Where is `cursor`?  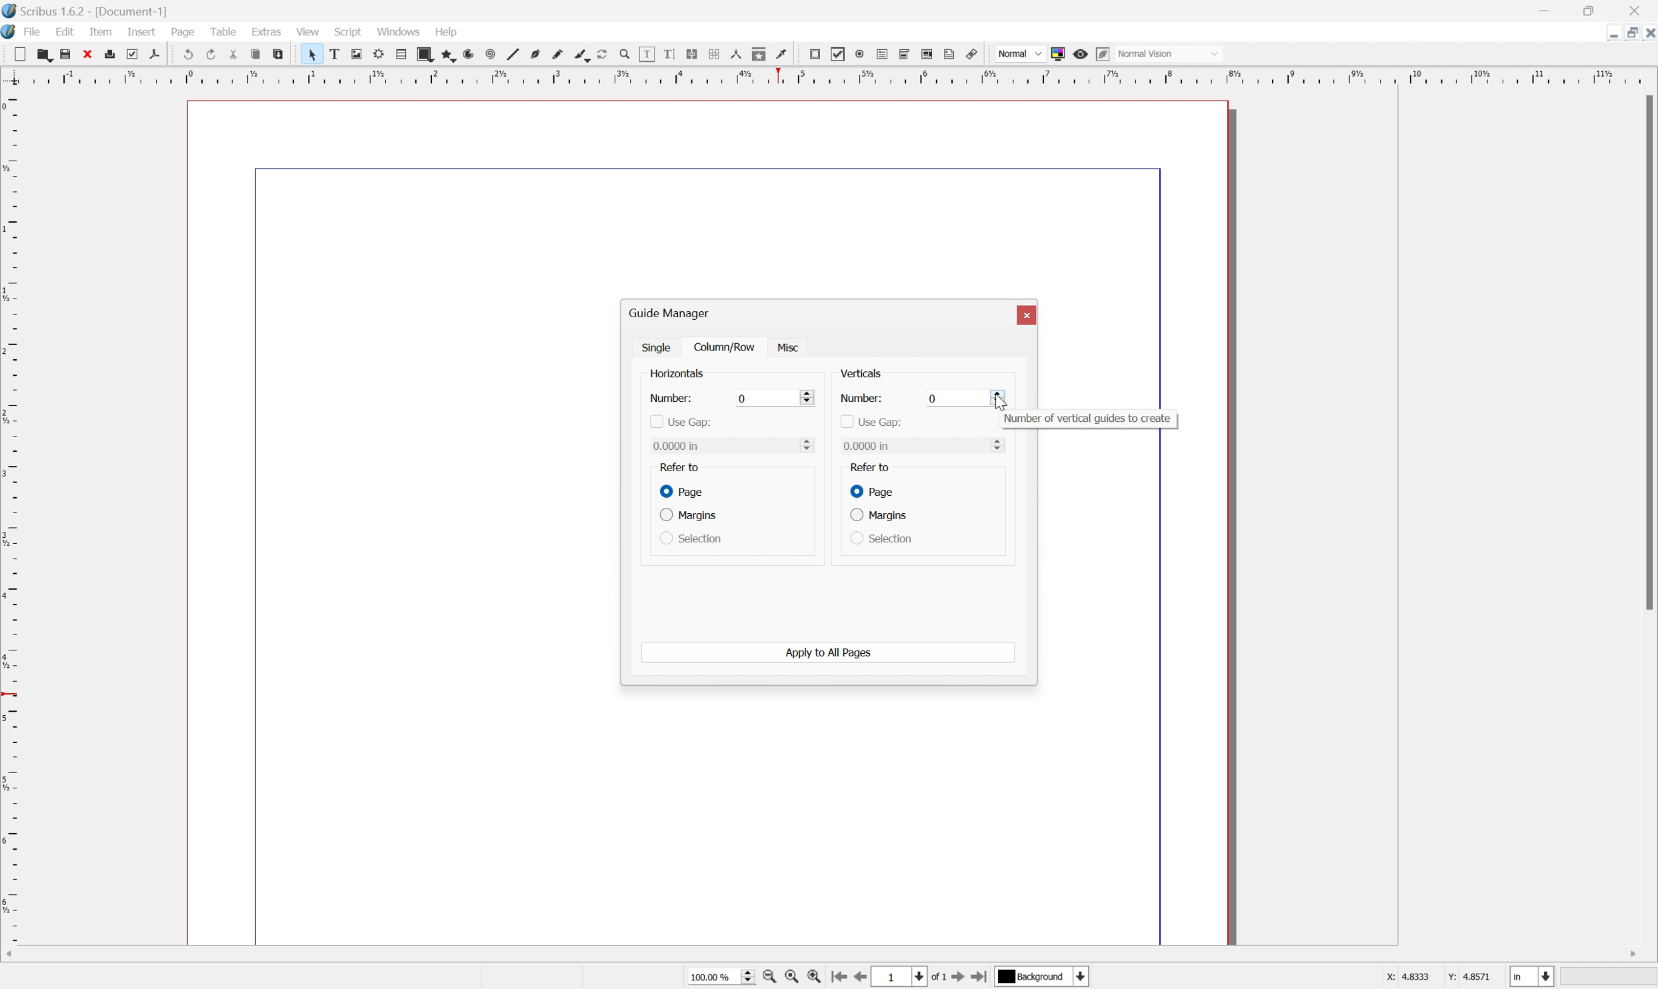 cursor is located at coordinates (791, 347).